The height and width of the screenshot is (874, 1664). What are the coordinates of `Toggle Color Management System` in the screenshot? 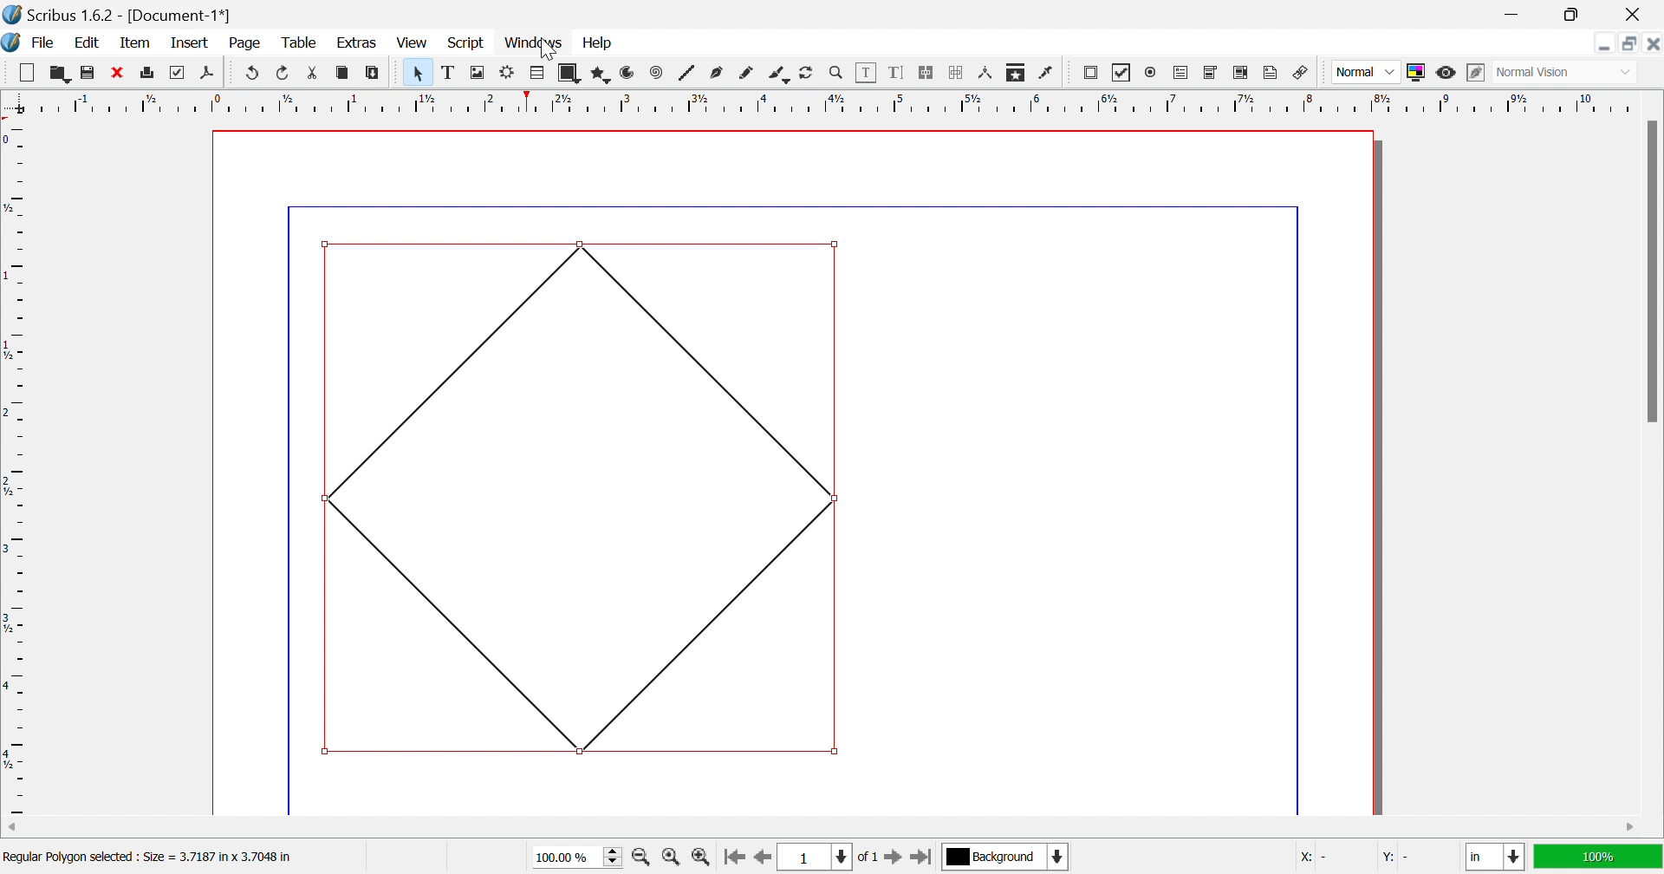 It's located at (1415, 72).